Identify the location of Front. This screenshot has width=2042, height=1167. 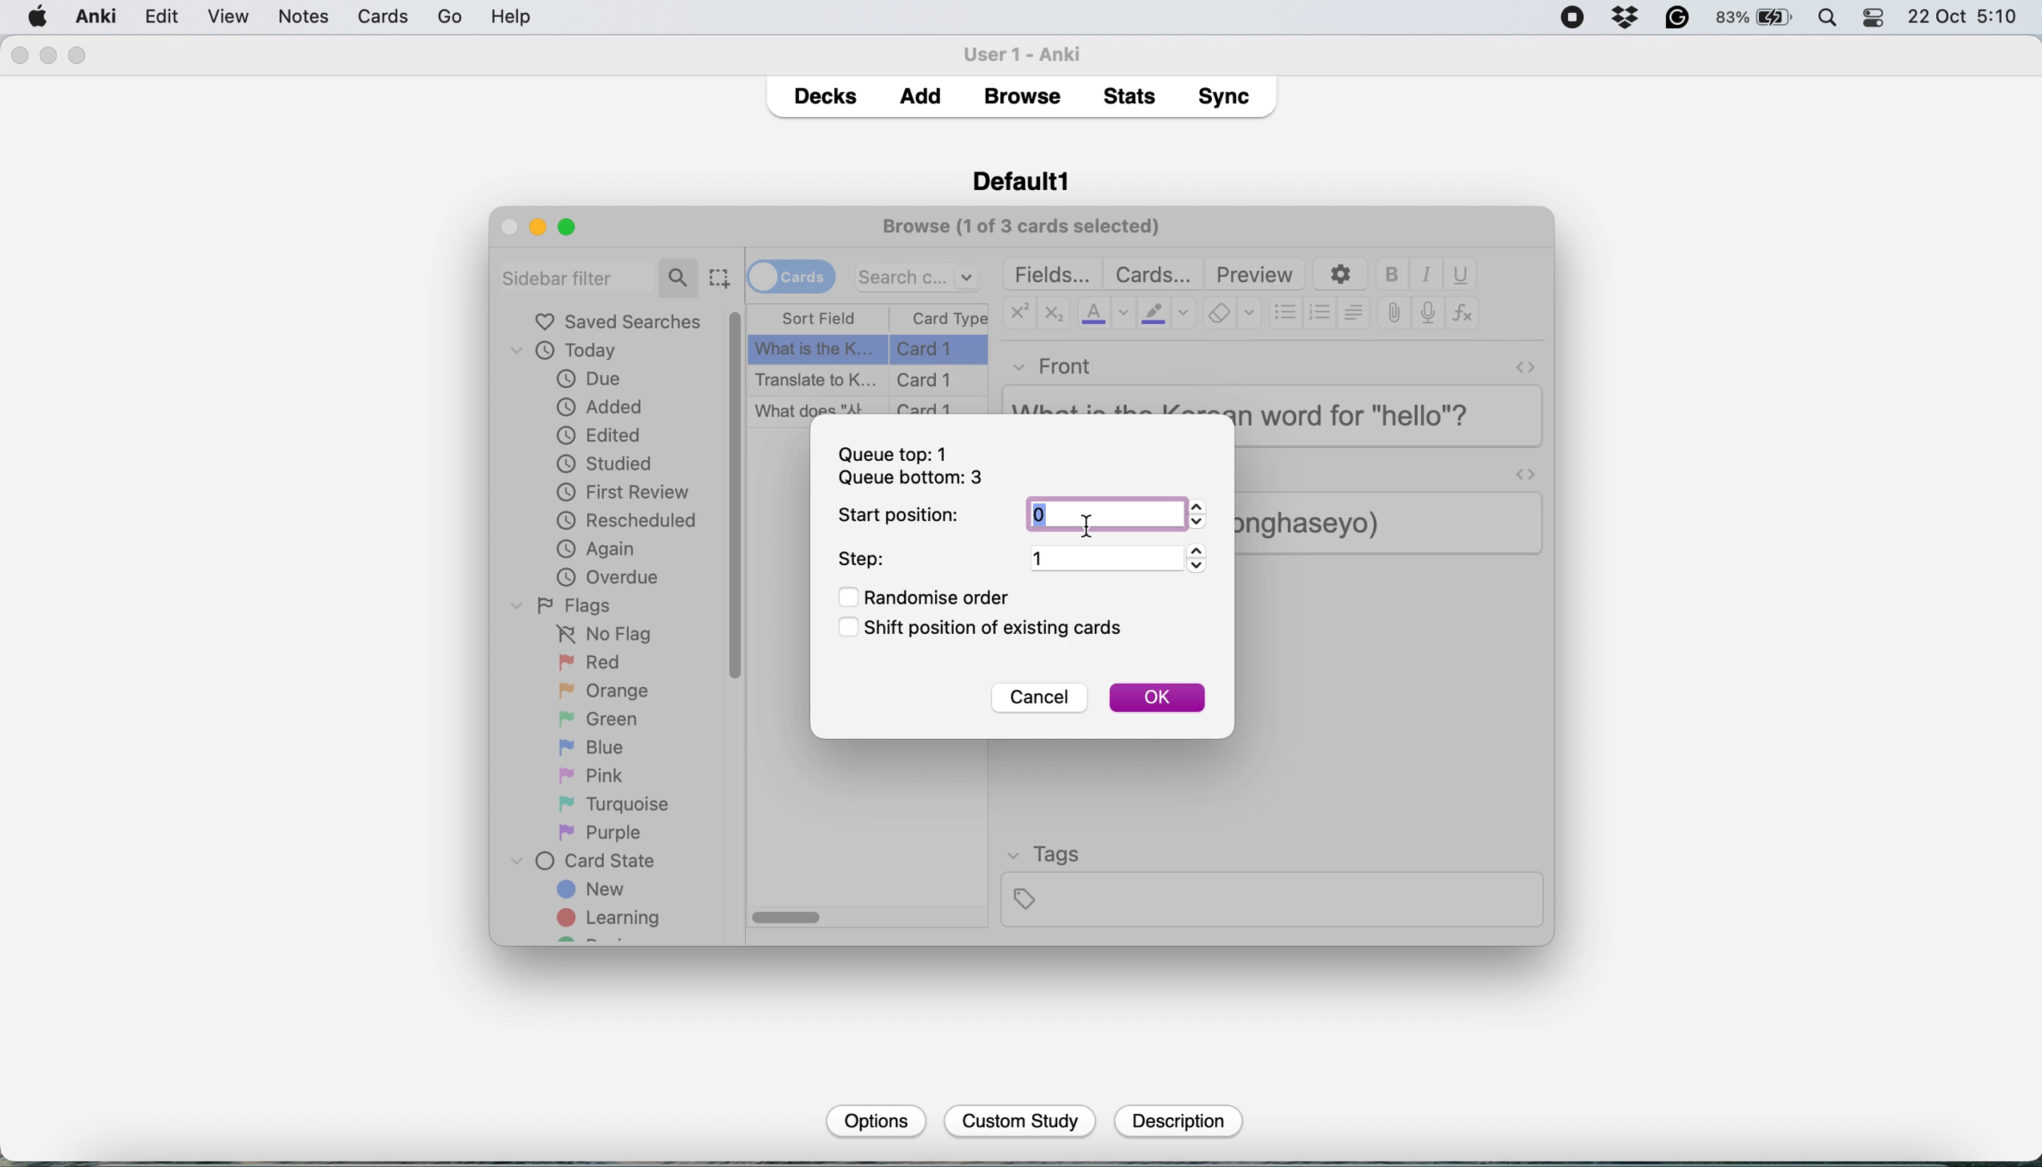
(1054, 363).